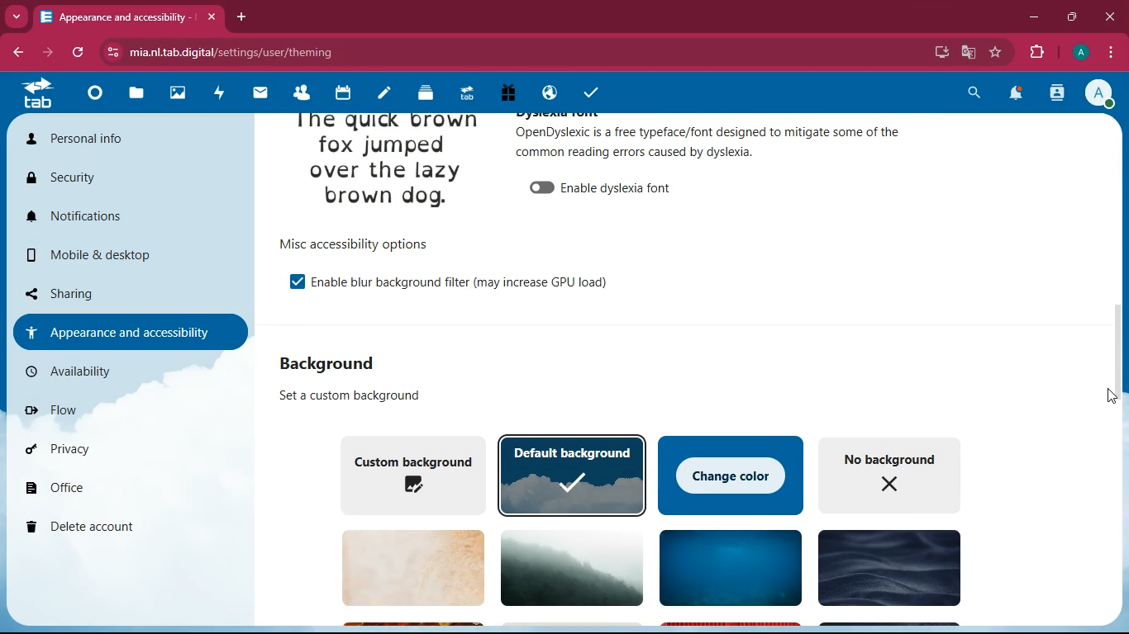 The height and width of the screenshot is (634, 1129). Describe the element at coordinates (710, 141) in the screenshot. I see `description` at that location.